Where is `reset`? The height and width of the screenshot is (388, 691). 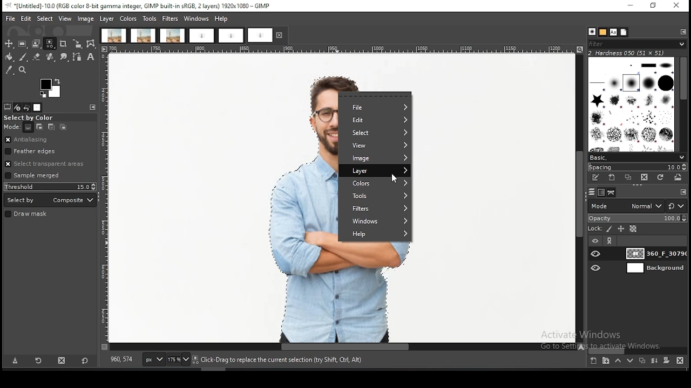
reset is located at coordinates (85, 359).